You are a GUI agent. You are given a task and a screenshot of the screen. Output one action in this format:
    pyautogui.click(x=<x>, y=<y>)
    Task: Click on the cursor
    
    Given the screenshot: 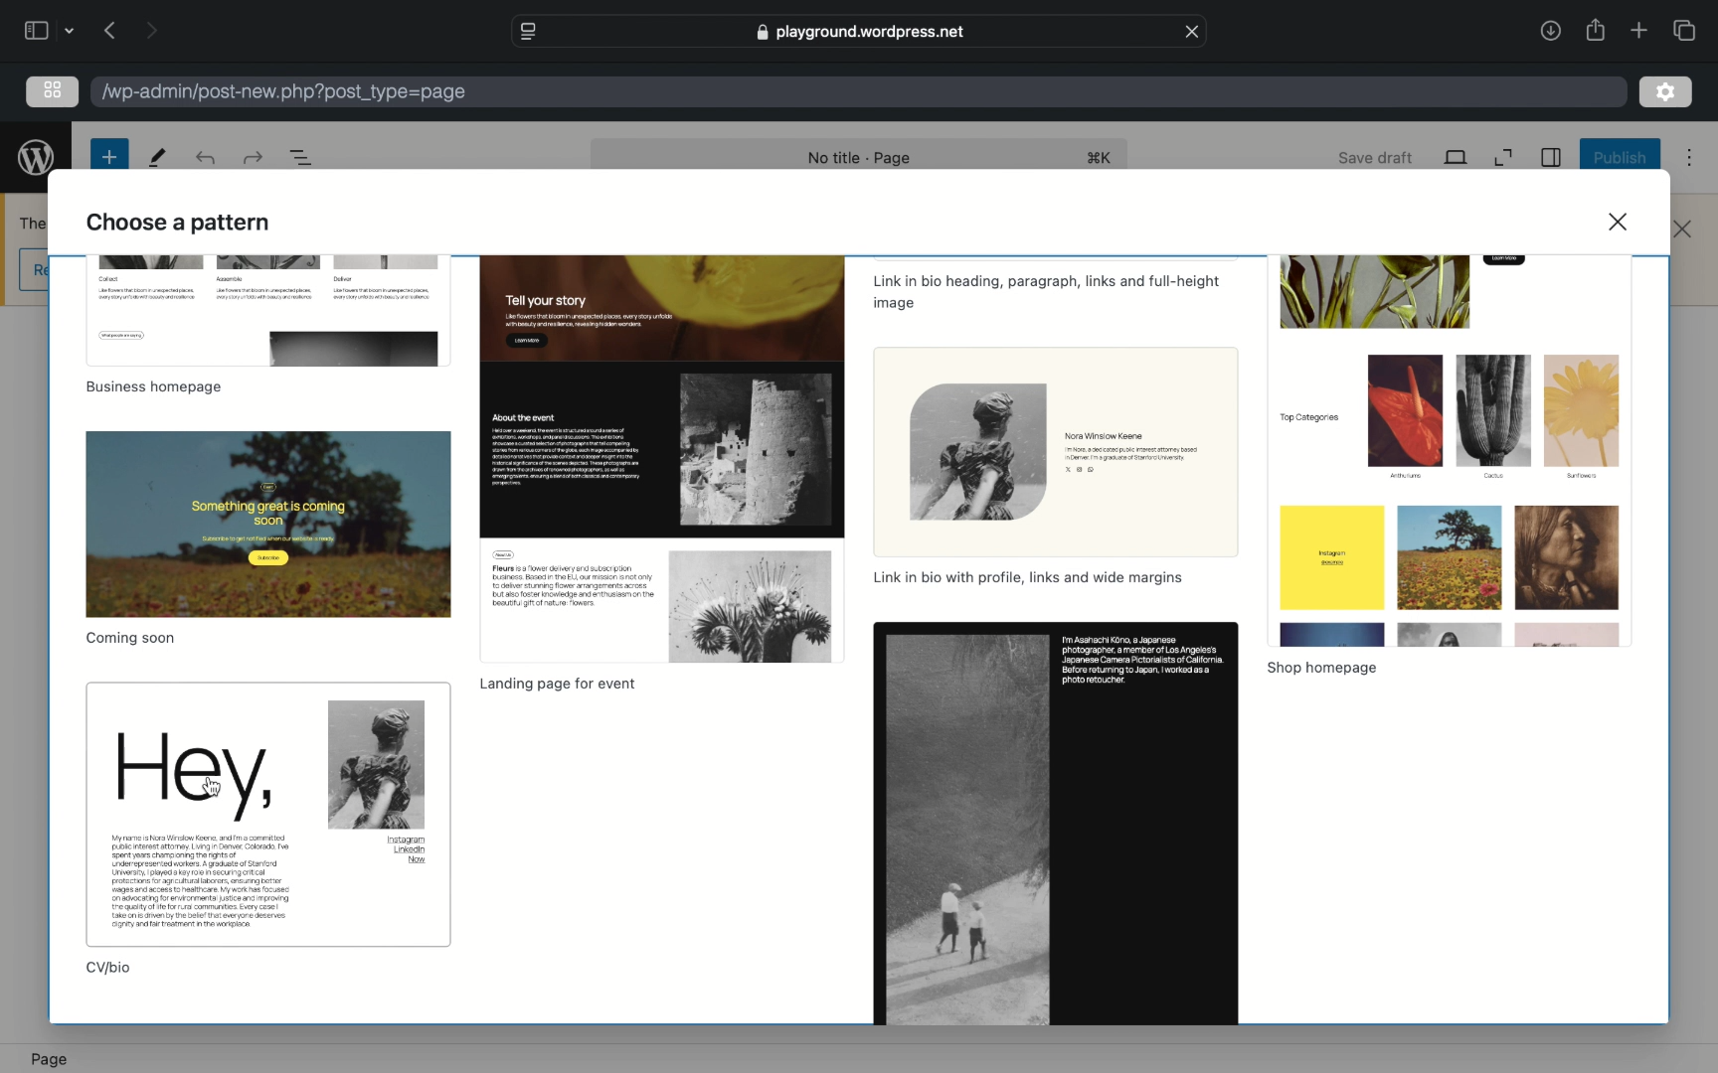 What is the action you would take?
    pyautogui.click(x=214, y=787)
    